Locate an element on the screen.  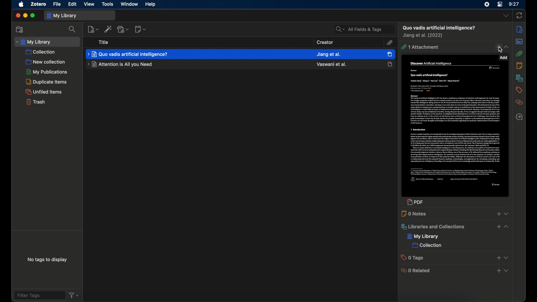
abstract is located at coordinates (519, 41).